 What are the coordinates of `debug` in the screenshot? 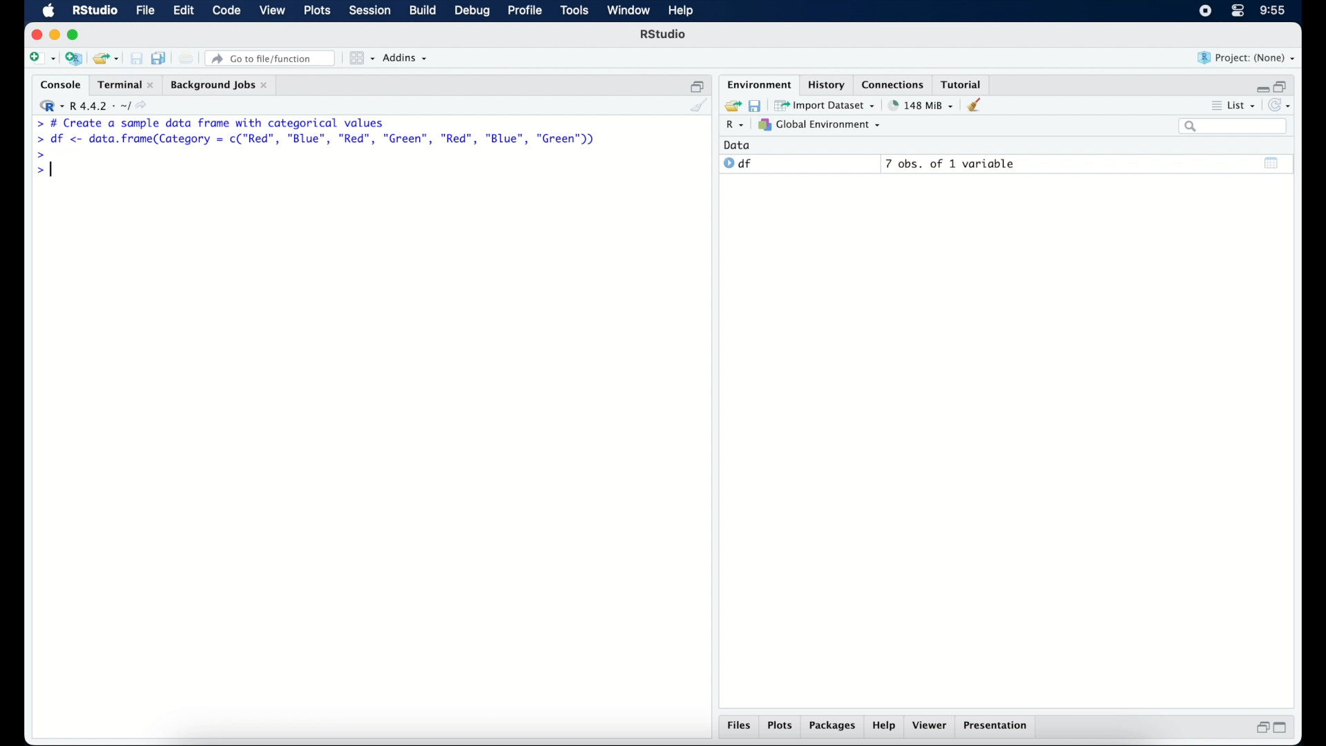 It's located at (471, 12).